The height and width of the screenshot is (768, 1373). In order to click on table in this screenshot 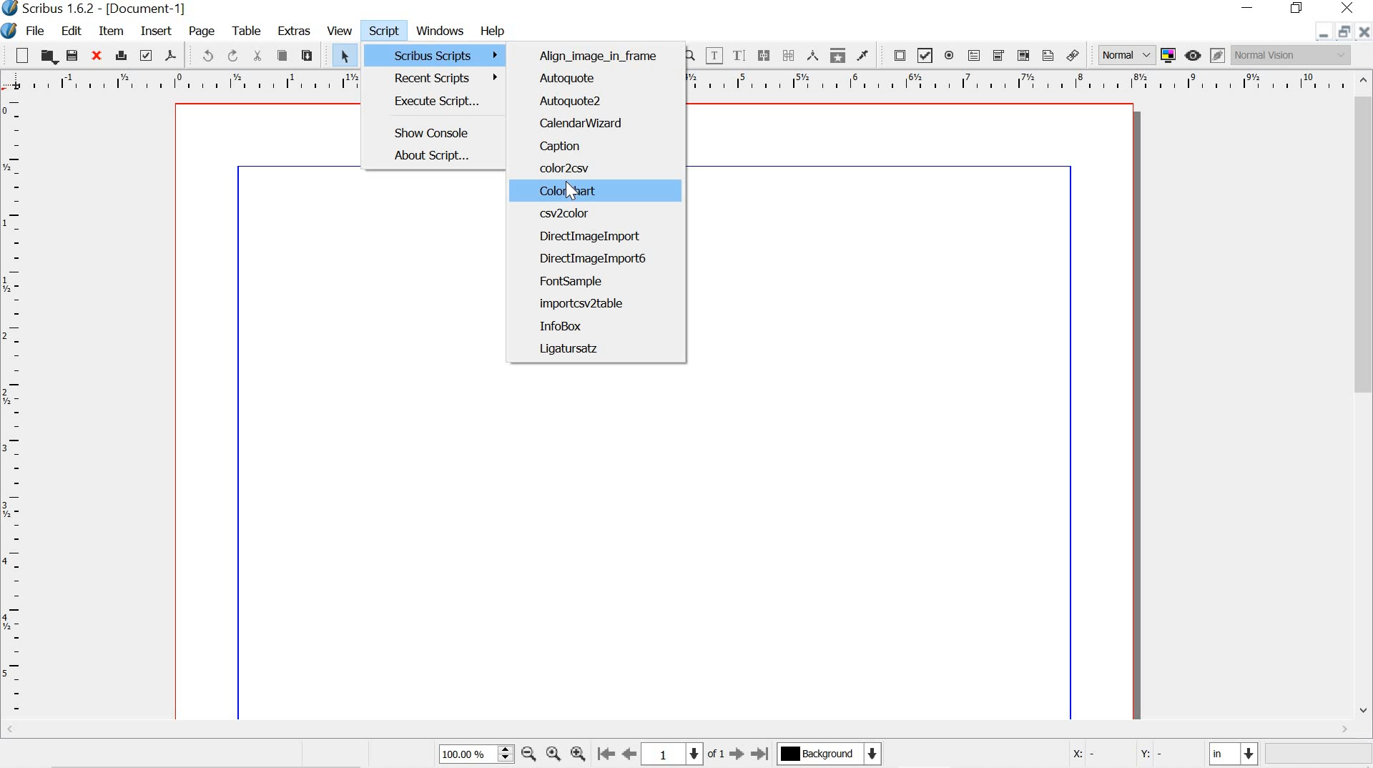, I will do `click(250, 31)`.